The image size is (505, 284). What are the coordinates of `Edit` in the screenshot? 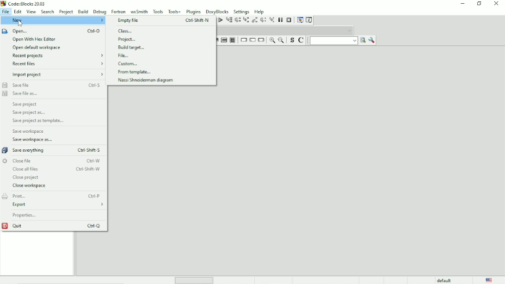 It's located at (18, 12).